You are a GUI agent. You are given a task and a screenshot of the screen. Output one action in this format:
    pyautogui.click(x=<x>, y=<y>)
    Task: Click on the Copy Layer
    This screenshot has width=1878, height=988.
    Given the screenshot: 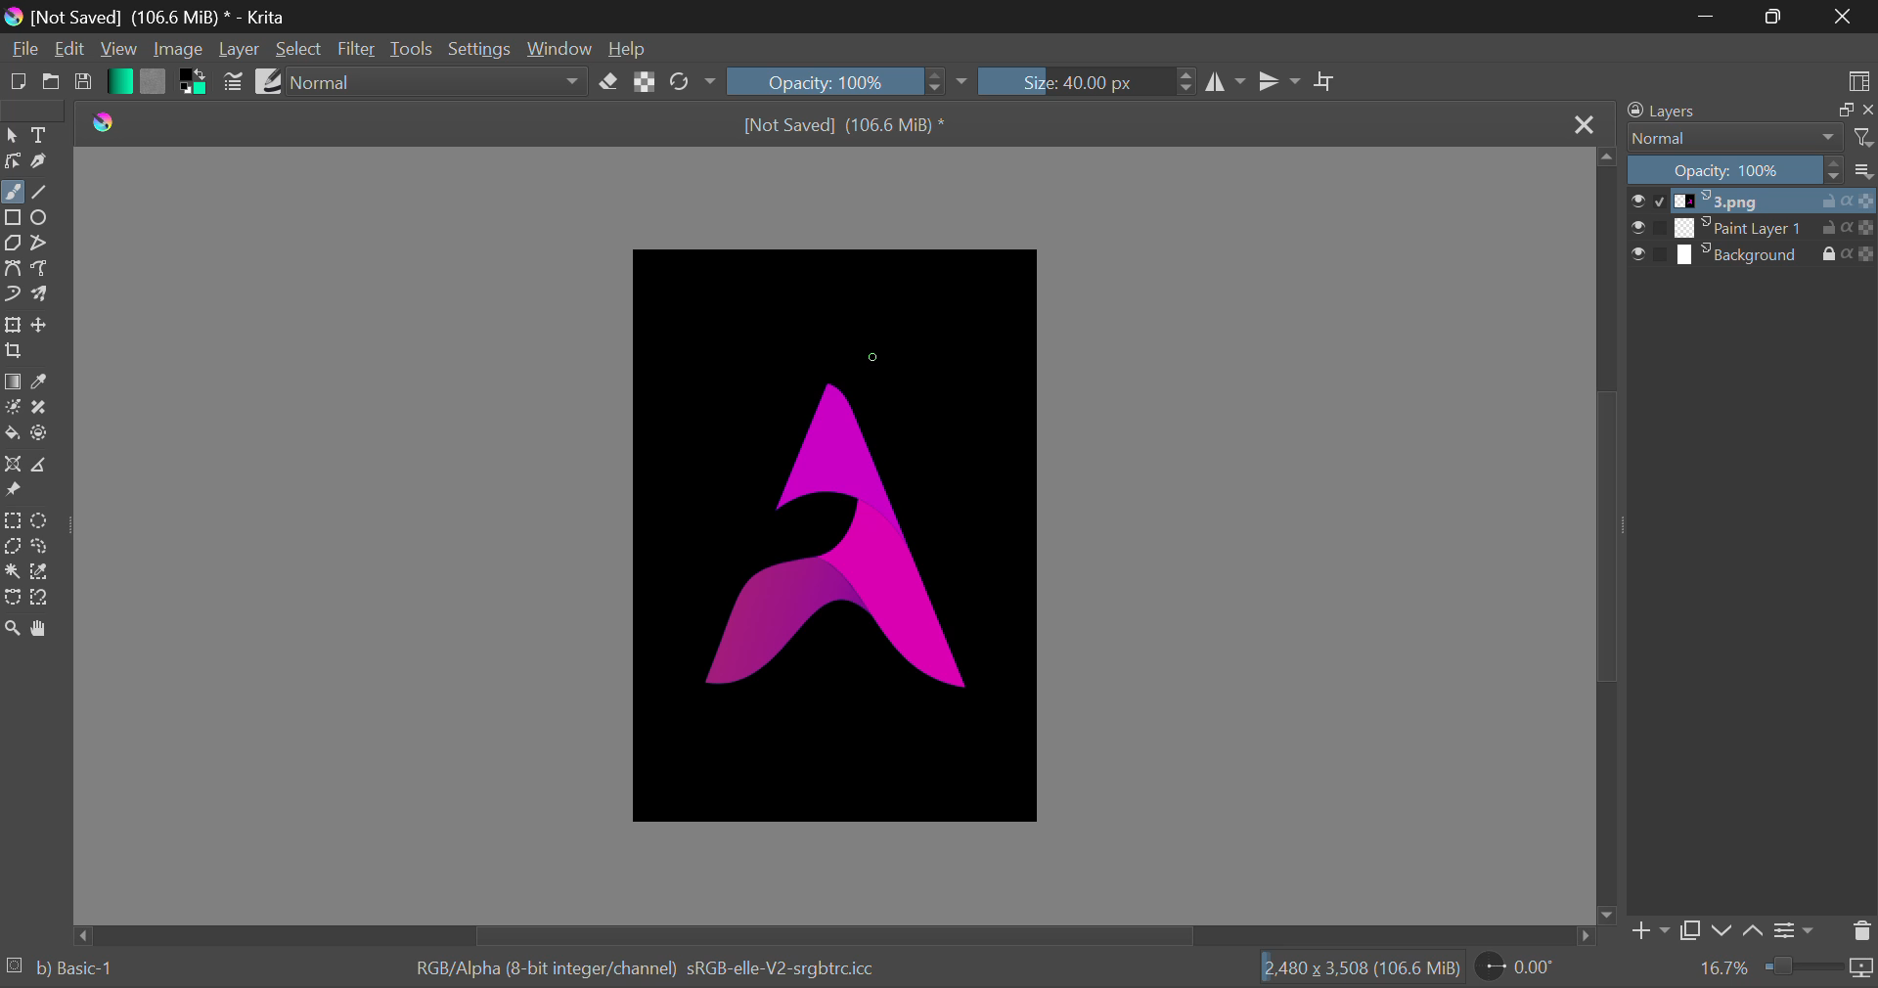 What is the action you would take?
    pyautogui.click(x=1695, y=930)
    